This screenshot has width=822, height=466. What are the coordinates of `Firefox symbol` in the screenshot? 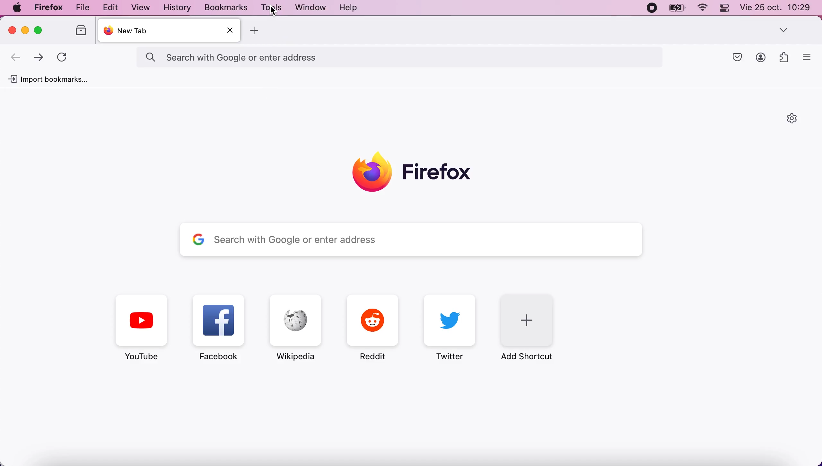 It's located at (413, 173).